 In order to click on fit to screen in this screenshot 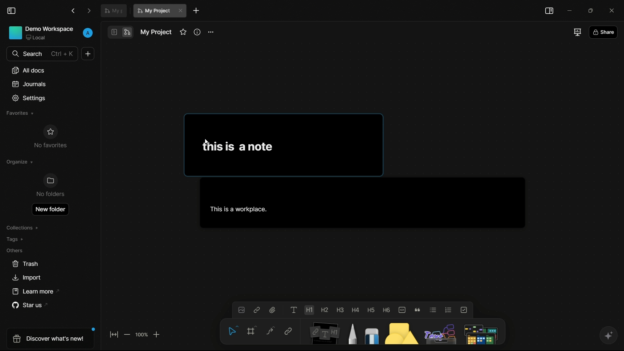, I will do `click(114, 334)`.